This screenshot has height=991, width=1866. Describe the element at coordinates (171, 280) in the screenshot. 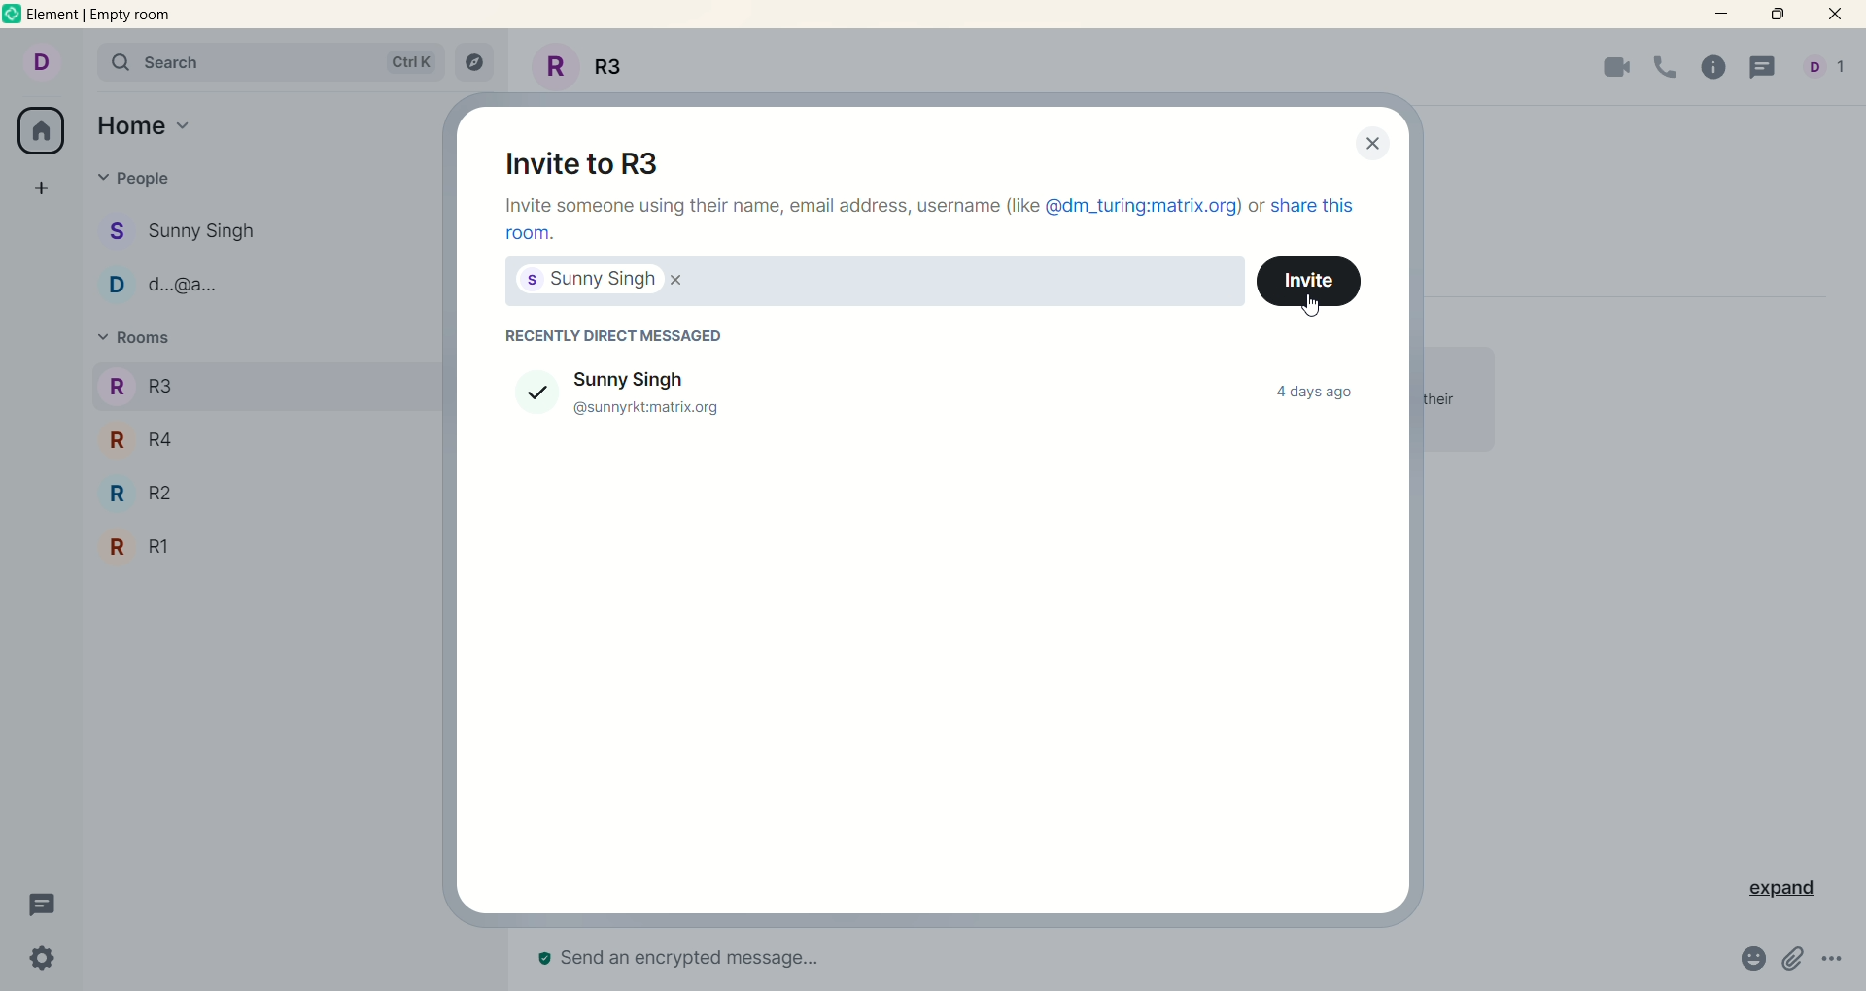

I see `D d..>@g..` at that location.